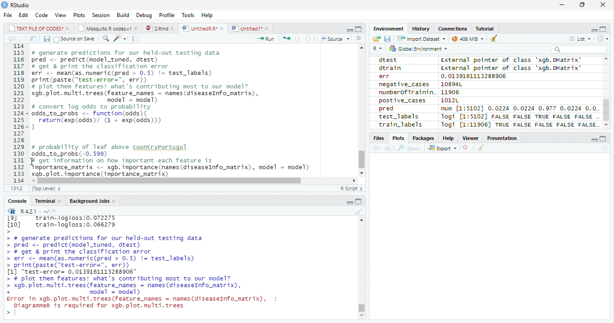  I want to click on Cursor, so click(33, 162).